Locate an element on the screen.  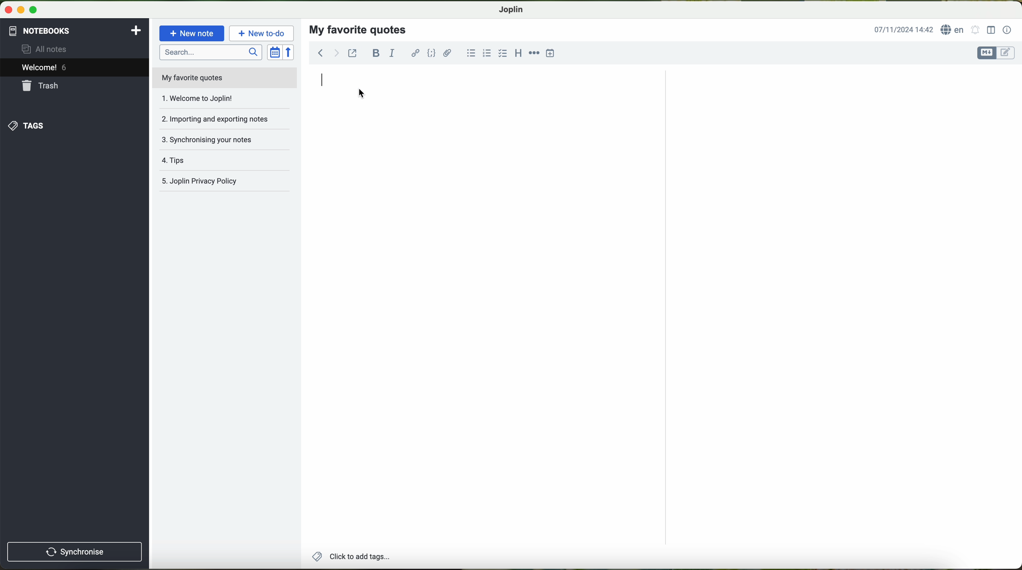
add tags is located at coordinates (351, 558).